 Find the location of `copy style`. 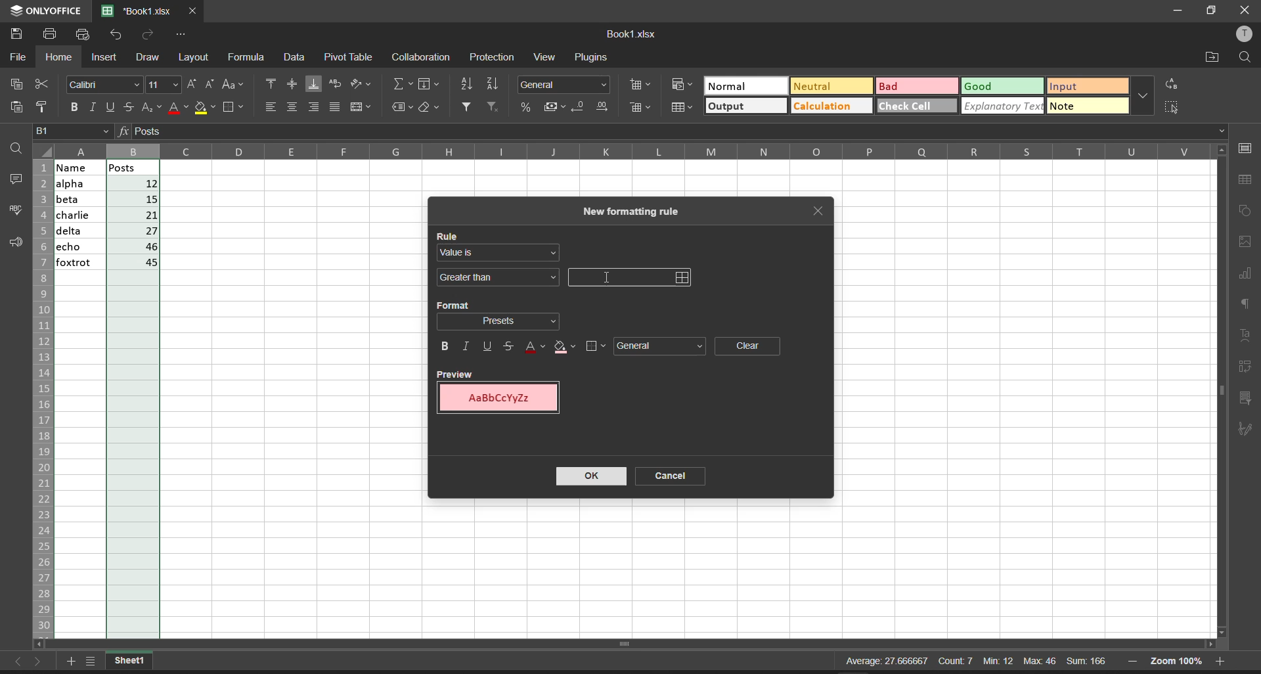

copy style is located at coordinates (43, 107).